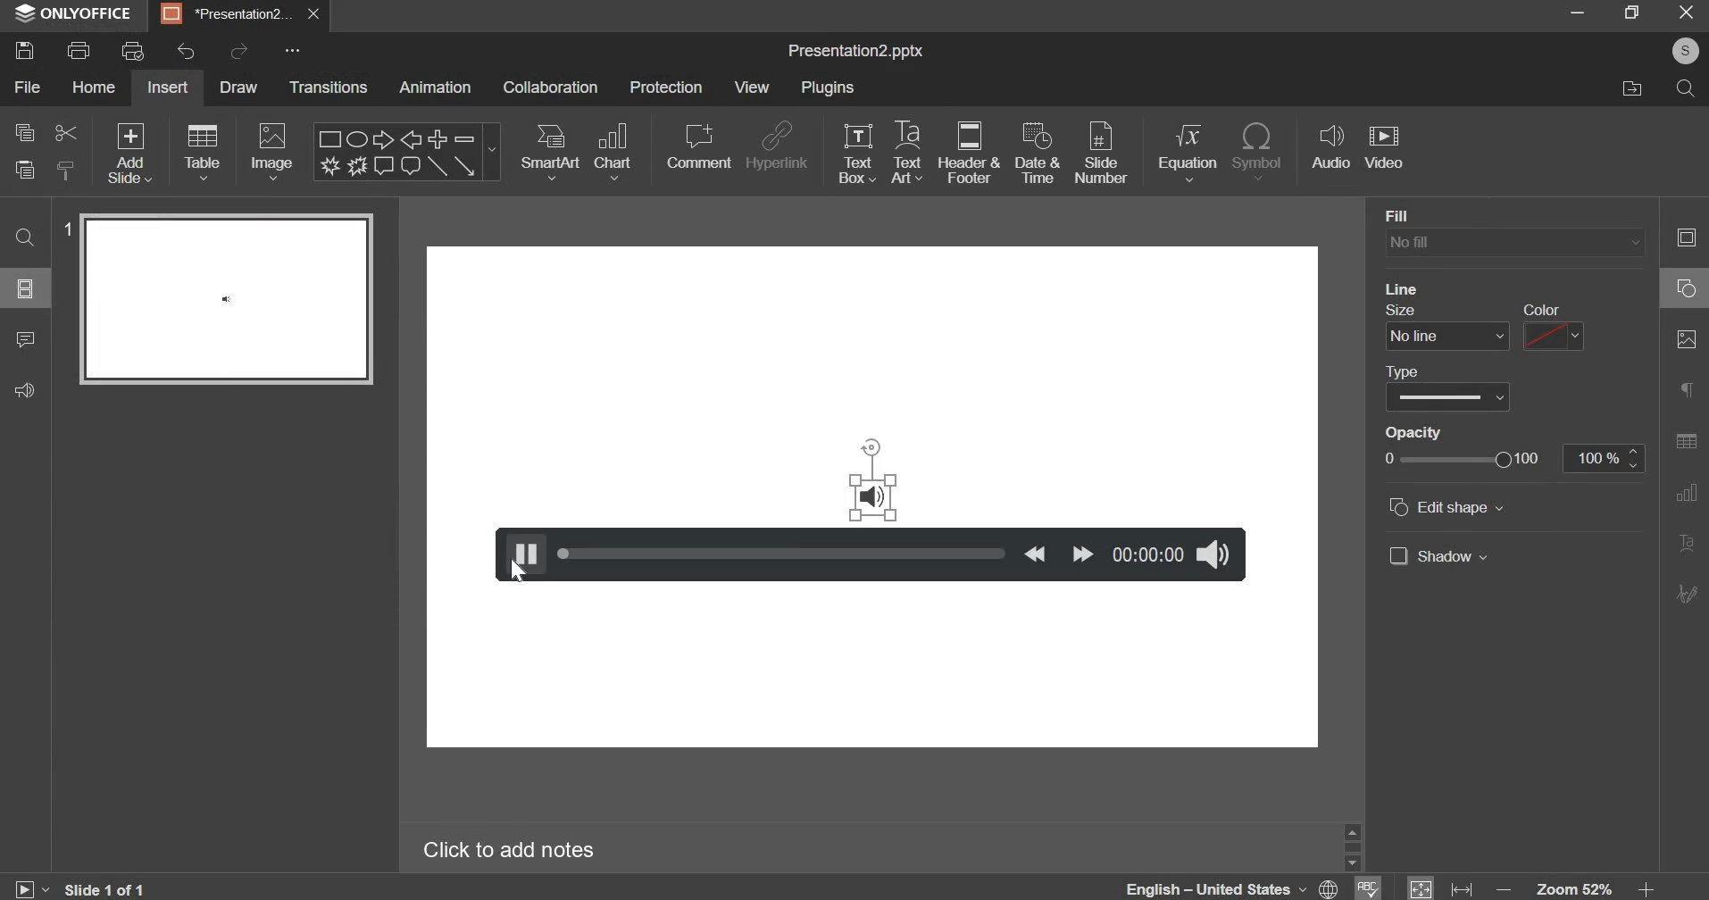 The height and width of the screenshot is (900, 1709). I want to click on exit, so click(1687, 12).